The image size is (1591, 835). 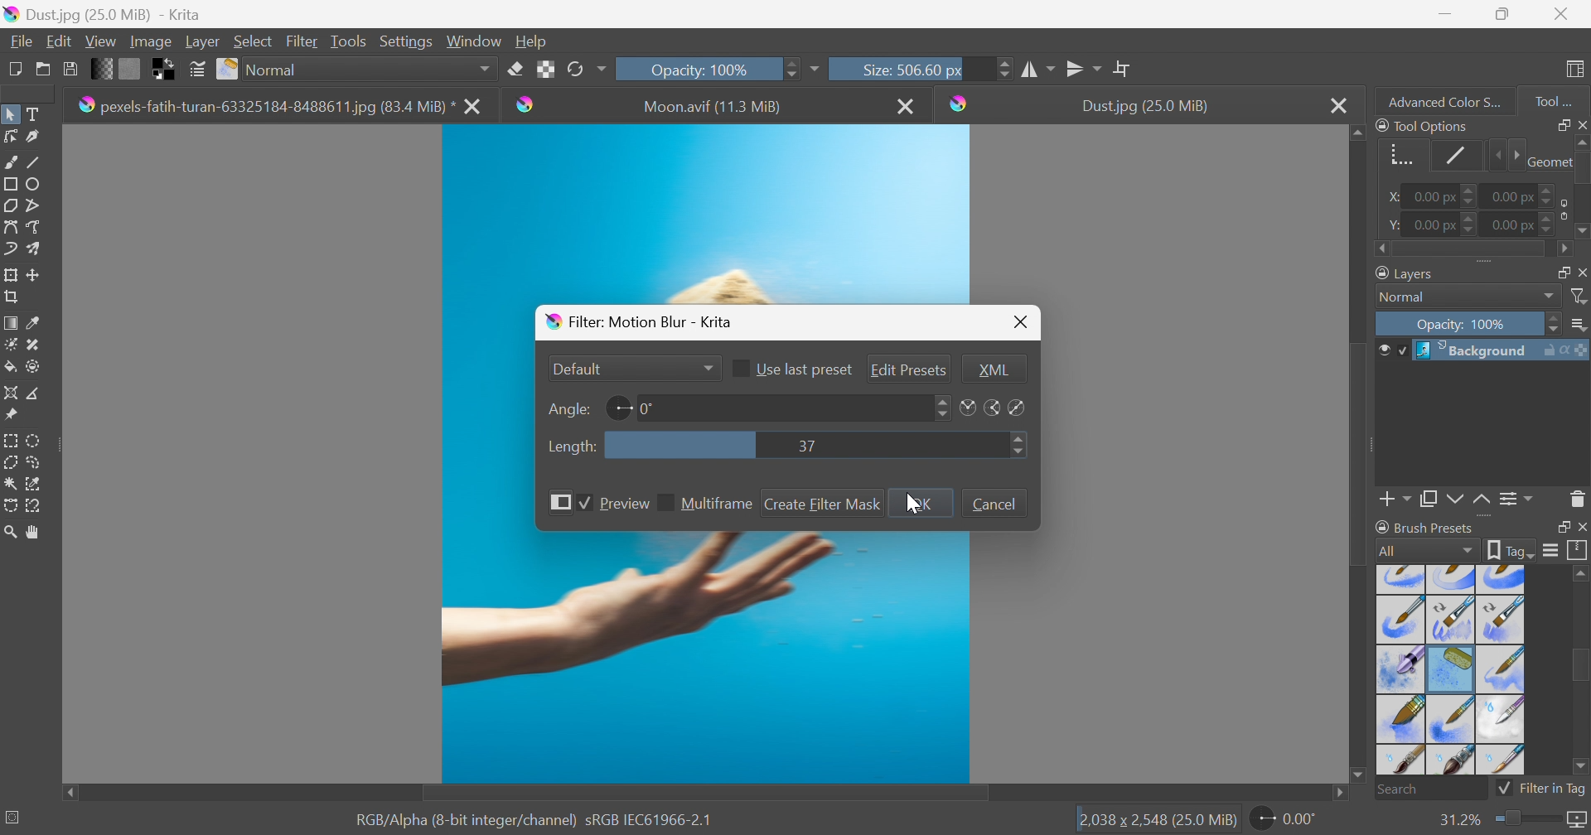 What do you see at coordinates (38, 138) in the screenshot?
I see `Calligraphy` at bounding box center [38, 138].